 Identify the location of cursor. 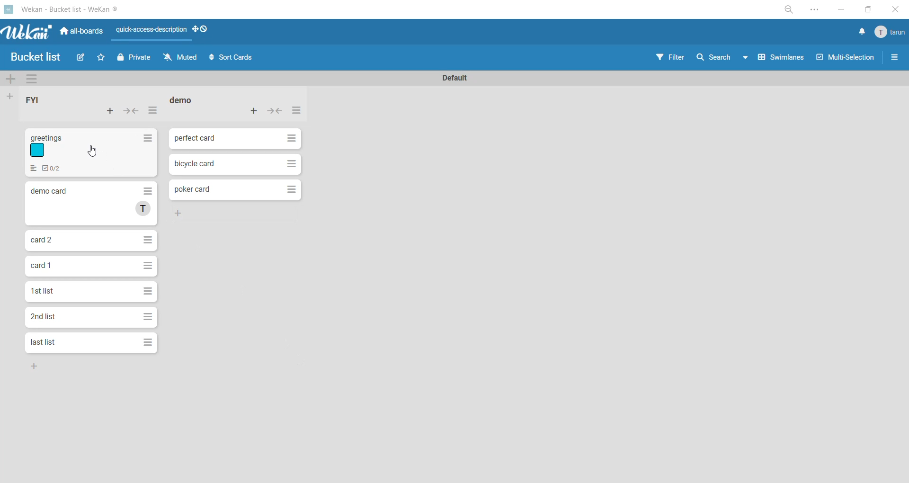
(95, 152).